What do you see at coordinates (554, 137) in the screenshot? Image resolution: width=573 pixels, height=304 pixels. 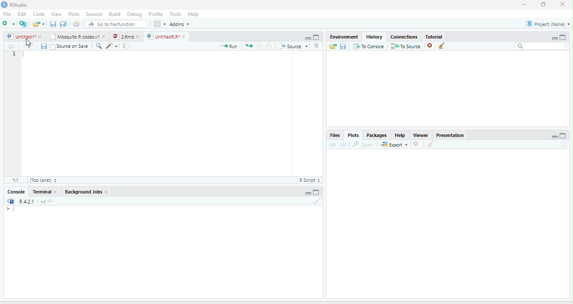 I see `Minimize` at bounding box center [554, 137].